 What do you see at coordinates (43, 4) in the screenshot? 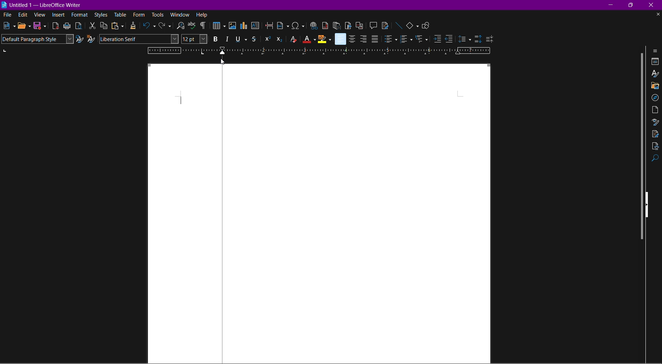
I see `Untitled 1 — LibreOffice Writer` at bounding box center [43, 4].